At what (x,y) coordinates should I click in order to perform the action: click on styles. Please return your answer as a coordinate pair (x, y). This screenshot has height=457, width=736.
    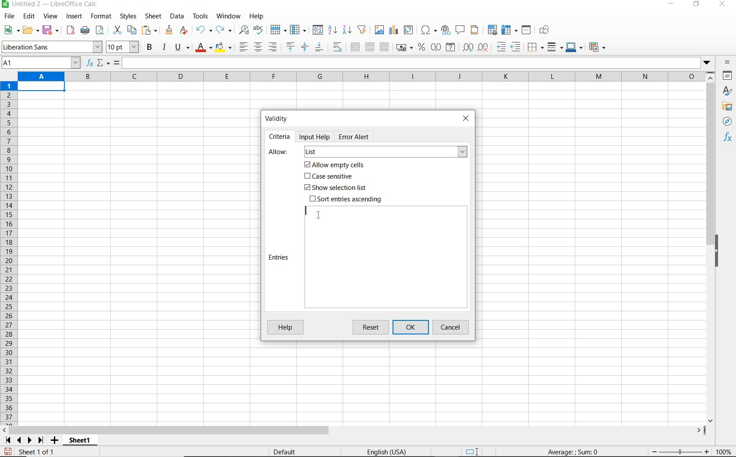
    Looking at the image, I should click on (127, 17).